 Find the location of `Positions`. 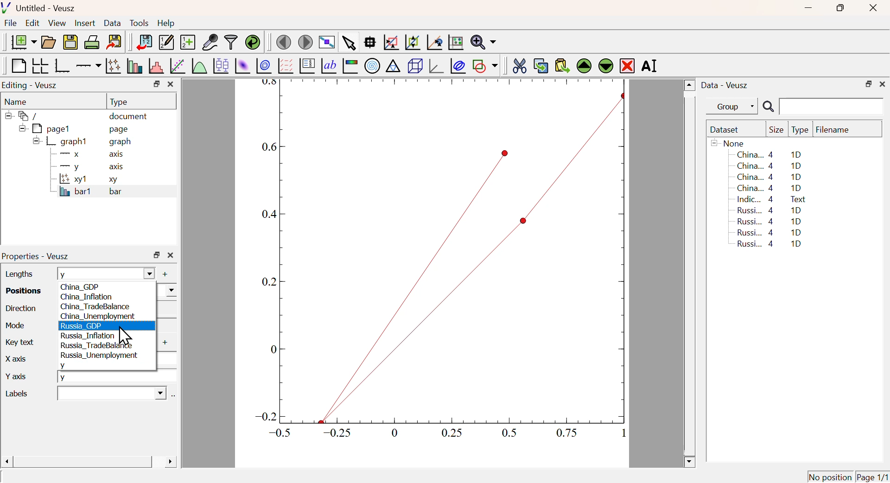

Positions is located at coordinates (20, 290).